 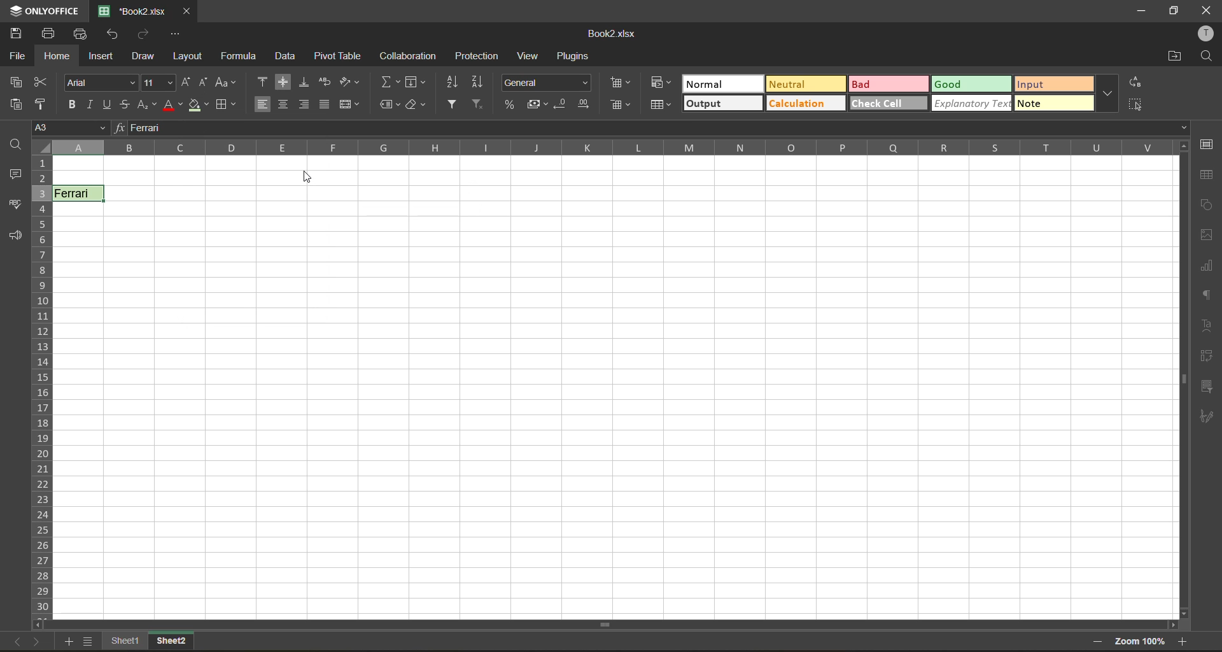 What do you see at coordinates (146, 34) in the screenshot?
I see `redo` at bounding box center [146, 34].